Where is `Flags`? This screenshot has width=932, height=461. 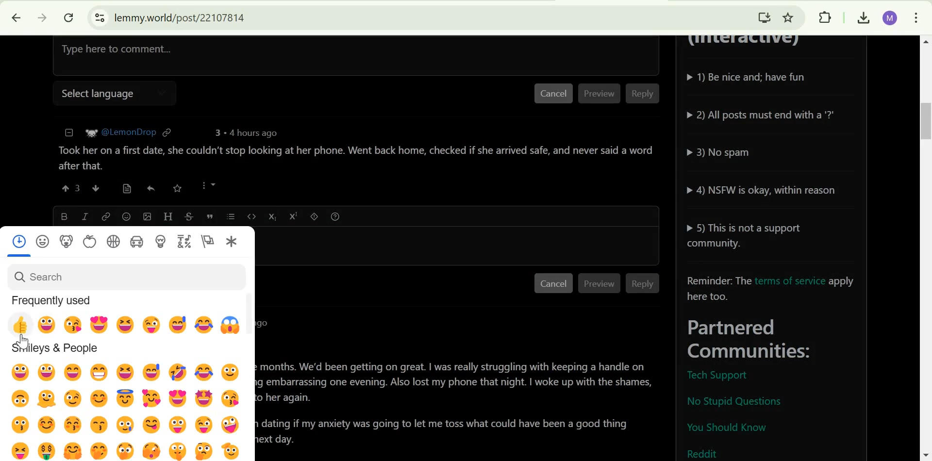
Flags is located at coordinates (208, 242).